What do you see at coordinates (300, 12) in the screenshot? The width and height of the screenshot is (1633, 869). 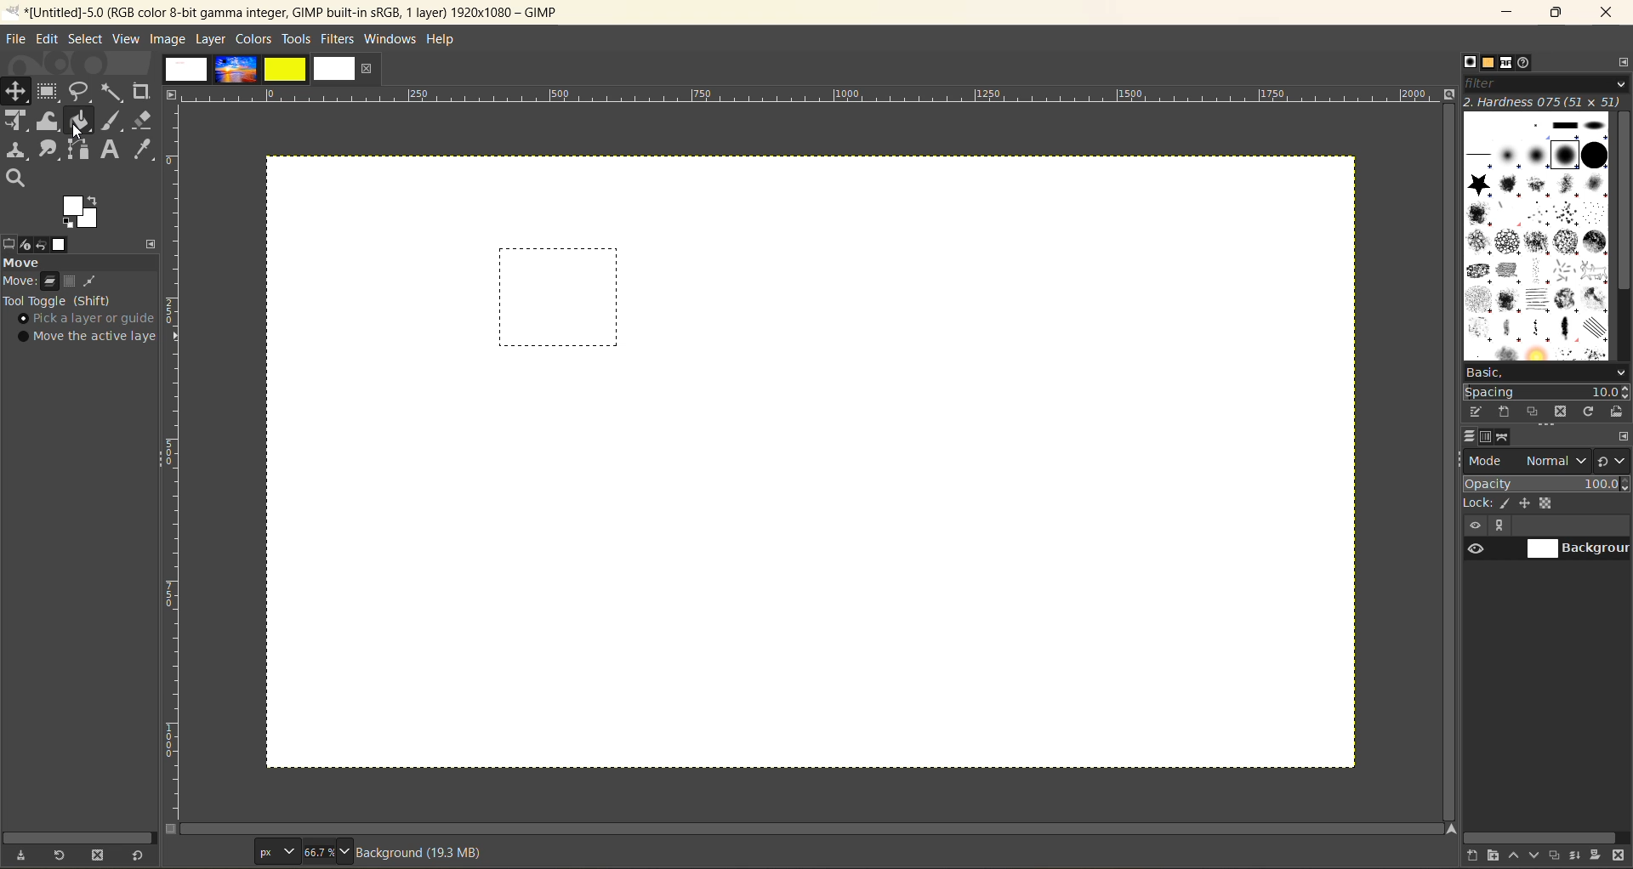 I see `file name and app name` at bounding box center [300, 12].